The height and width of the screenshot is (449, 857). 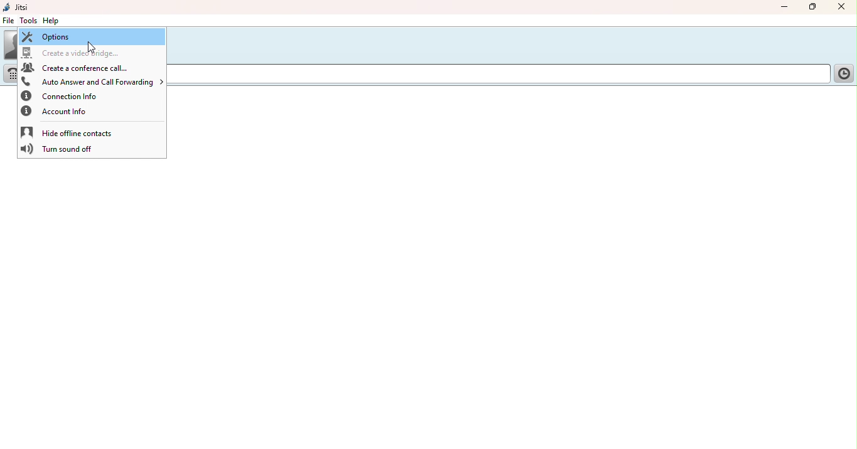 What do you see at coordinates (52, 21) in the screenshot?
I see `help` at bounding box center [52, 21].